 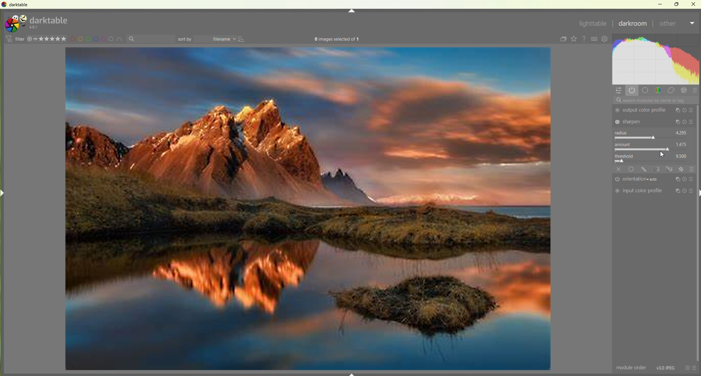 I want to click on filter by images color label, so click(x=97, y=39).